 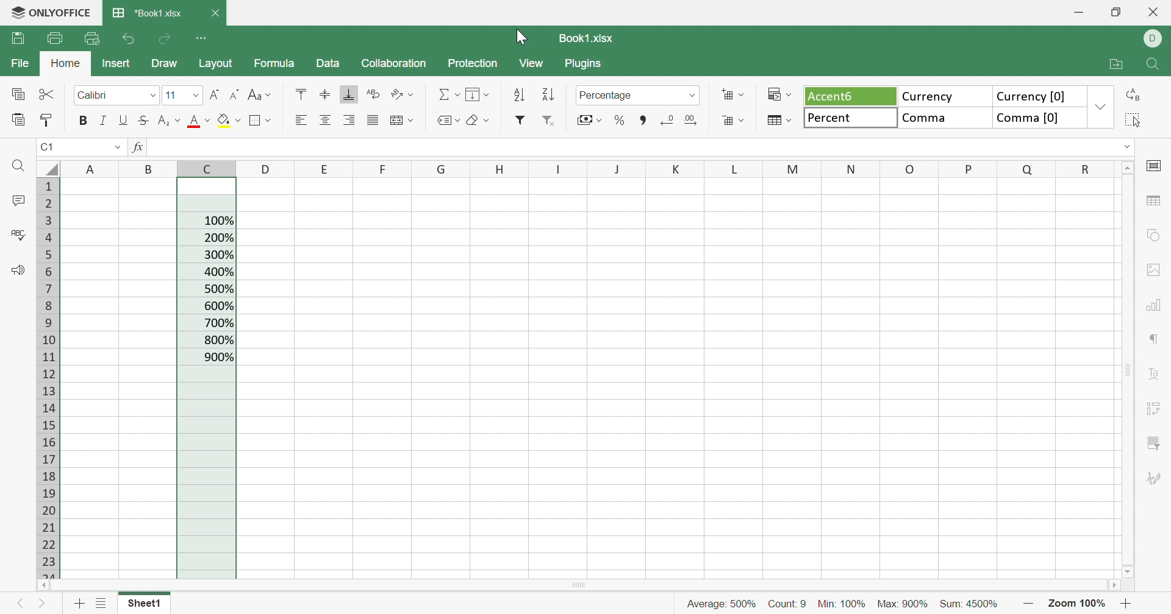 What do you see at coordinates (787, 603) in the screenshot?
I see `Count: 9` at bounding box center [787, 603].